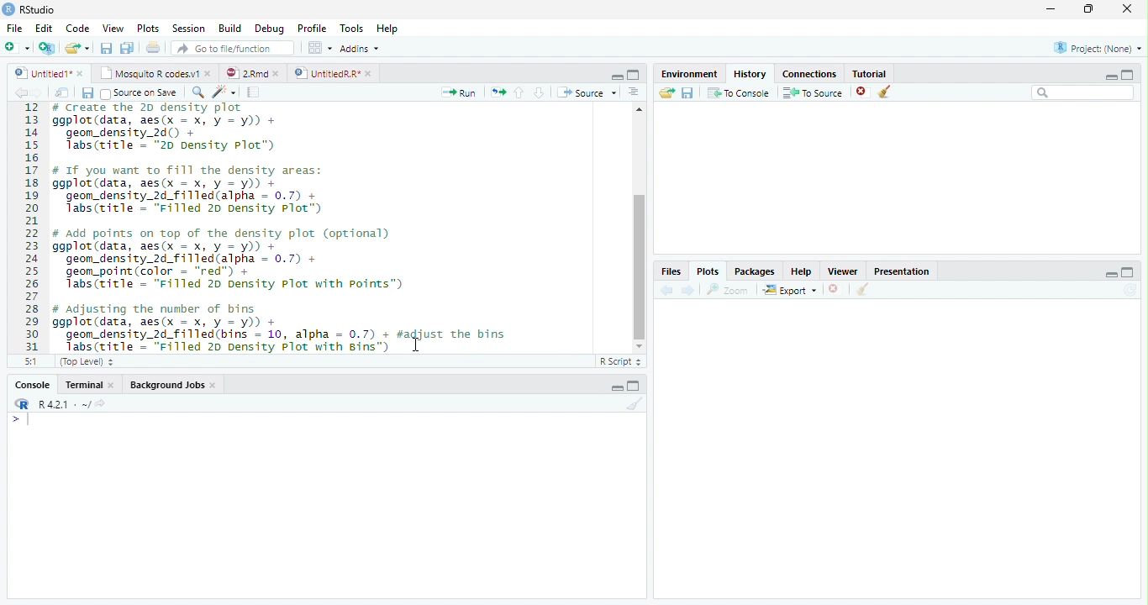 This screenshot has width=1148, height=605. What do you see at coordinates (814, 93) in the screenshot?
I see `To source` at bounding box center [814, 93].